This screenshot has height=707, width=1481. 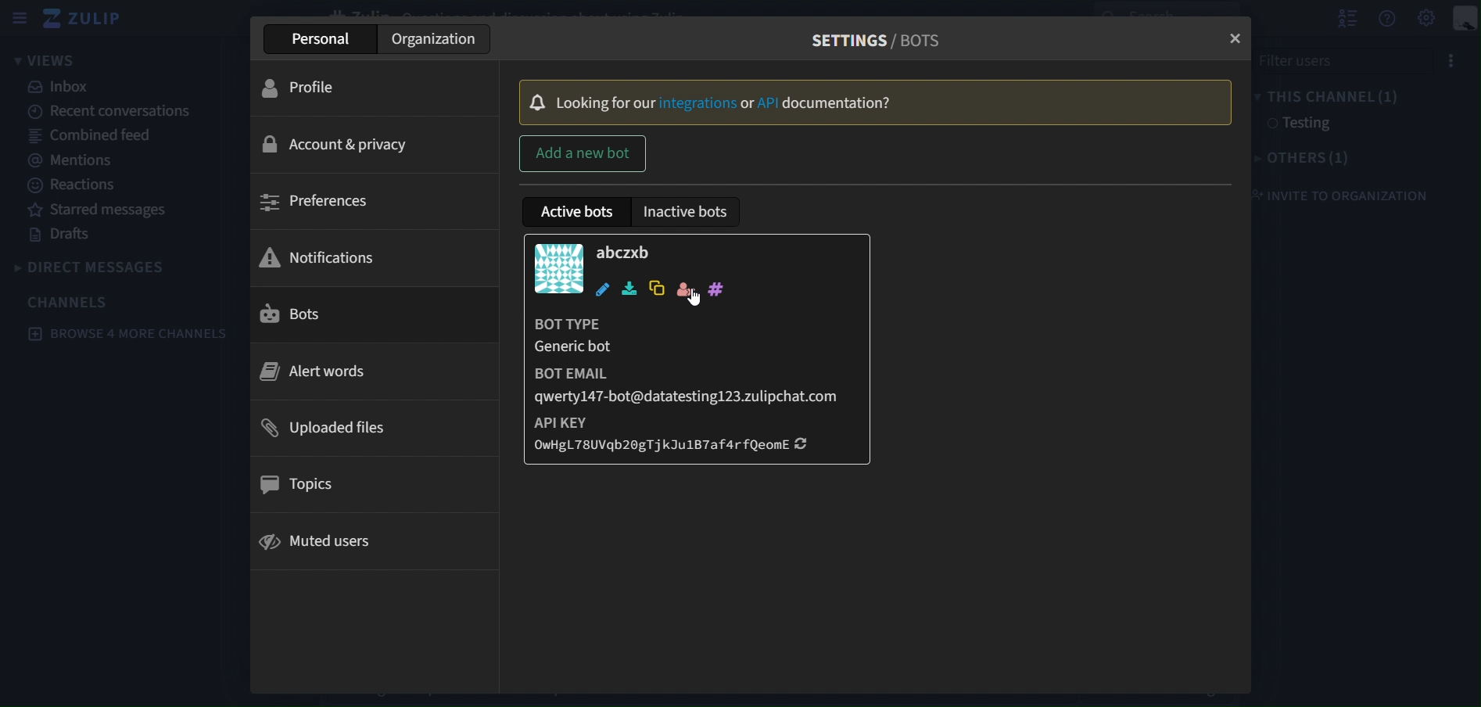 What do you see at coordinates (325, 538) in the screenshot?
I see `muted users` at bounding box center [325, 538].